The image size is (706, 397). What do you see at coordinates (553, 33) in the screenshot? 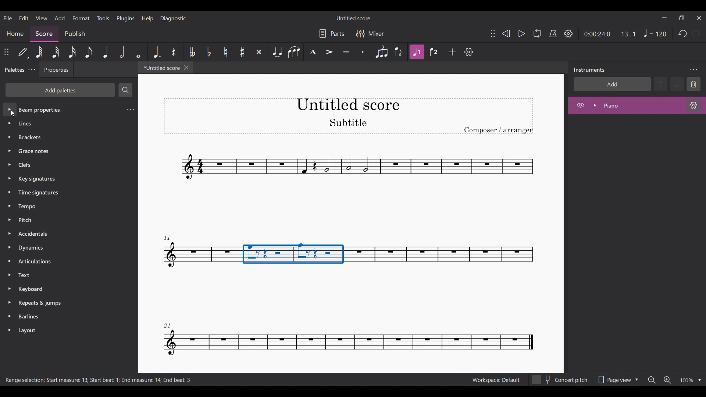
I see `Metronome` at bounding box center [553, 33].